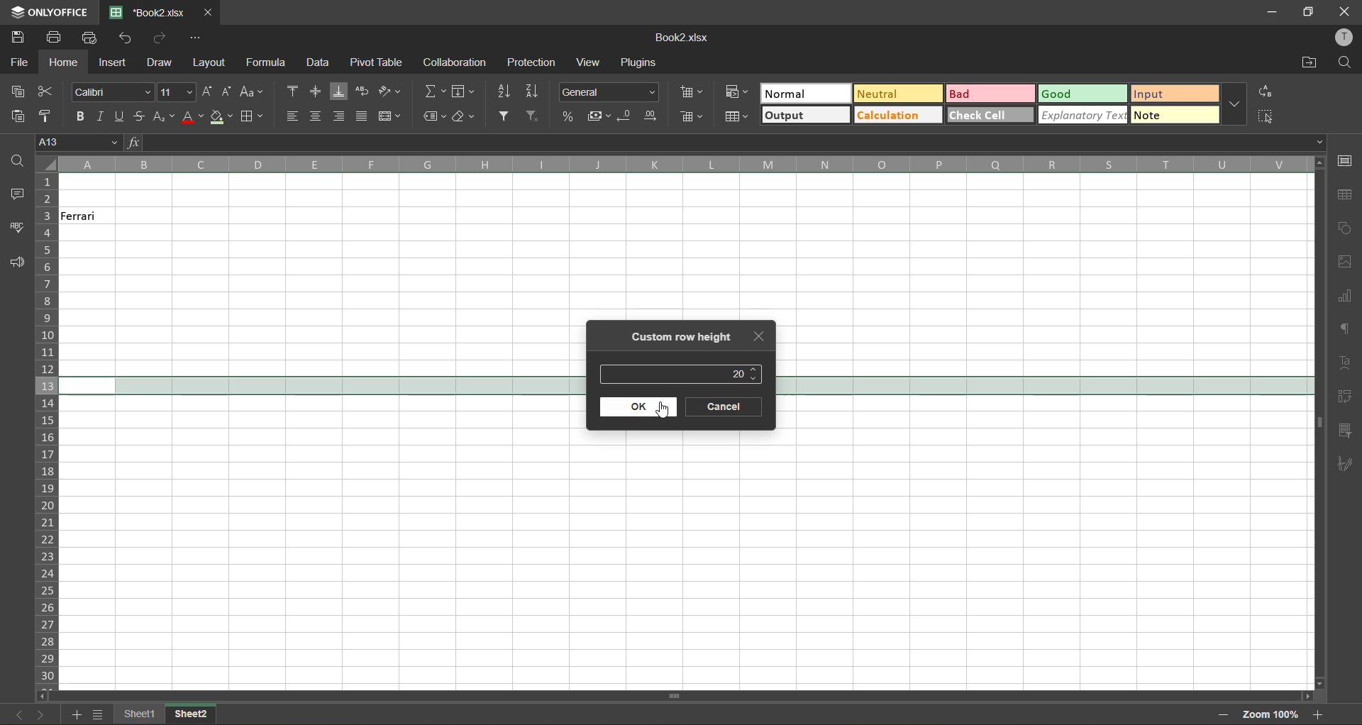 Image resolution: width=1362 pixels, height=725 pixels. Describe the element at coordinates (989, 116) in the screenshot. I see `check cell` at that location.